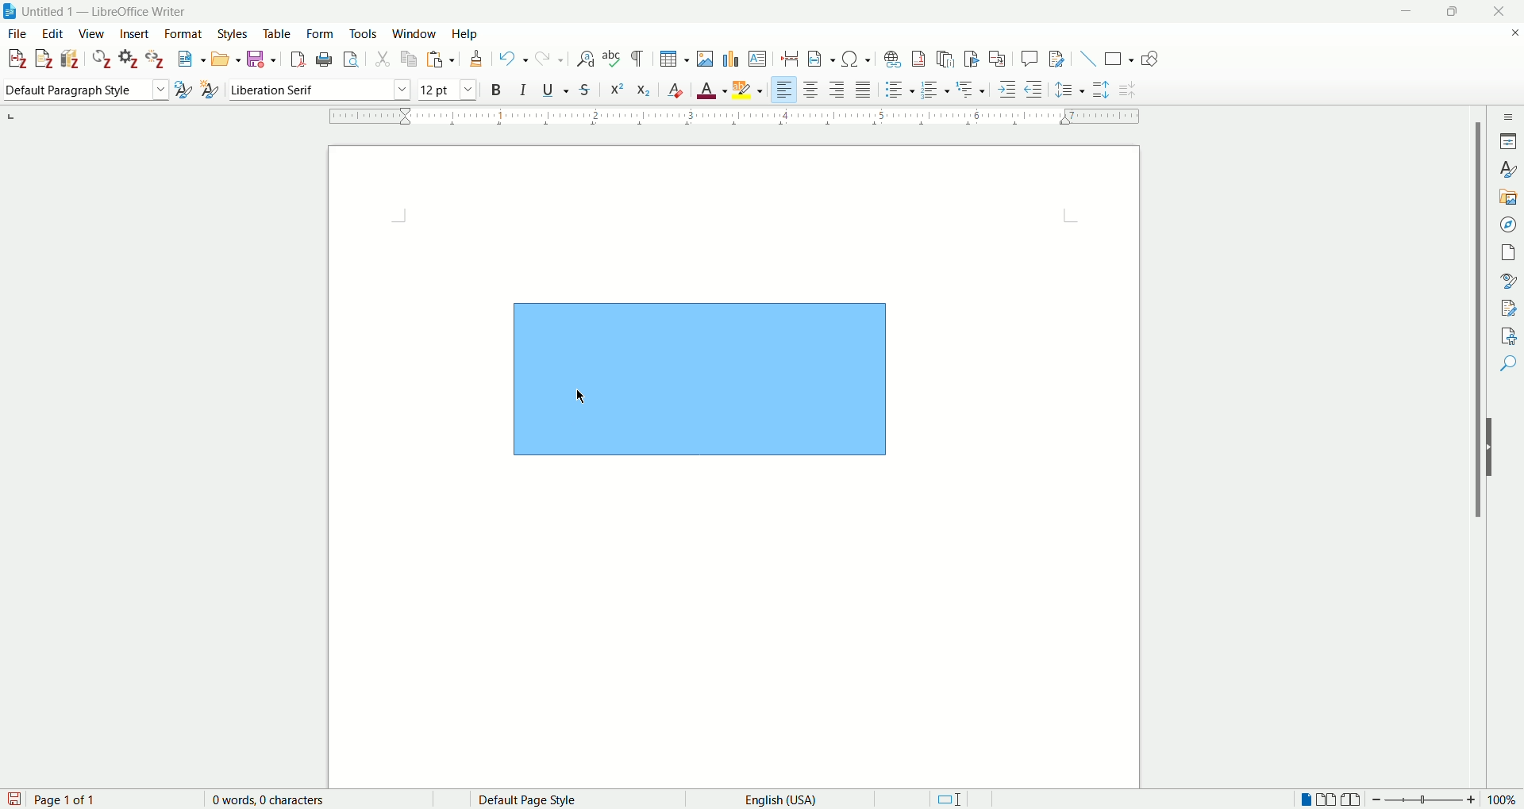 The height and width of the screenshot is (809, 1524). I want to click on close document, so click(1507, 31).